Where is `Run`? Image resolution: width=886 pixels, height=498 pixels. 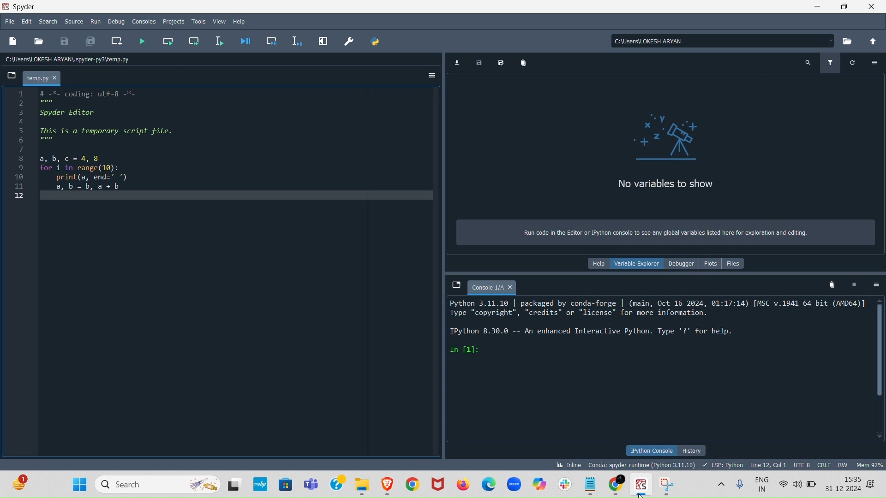
Run is located at coordinates (96, 21).